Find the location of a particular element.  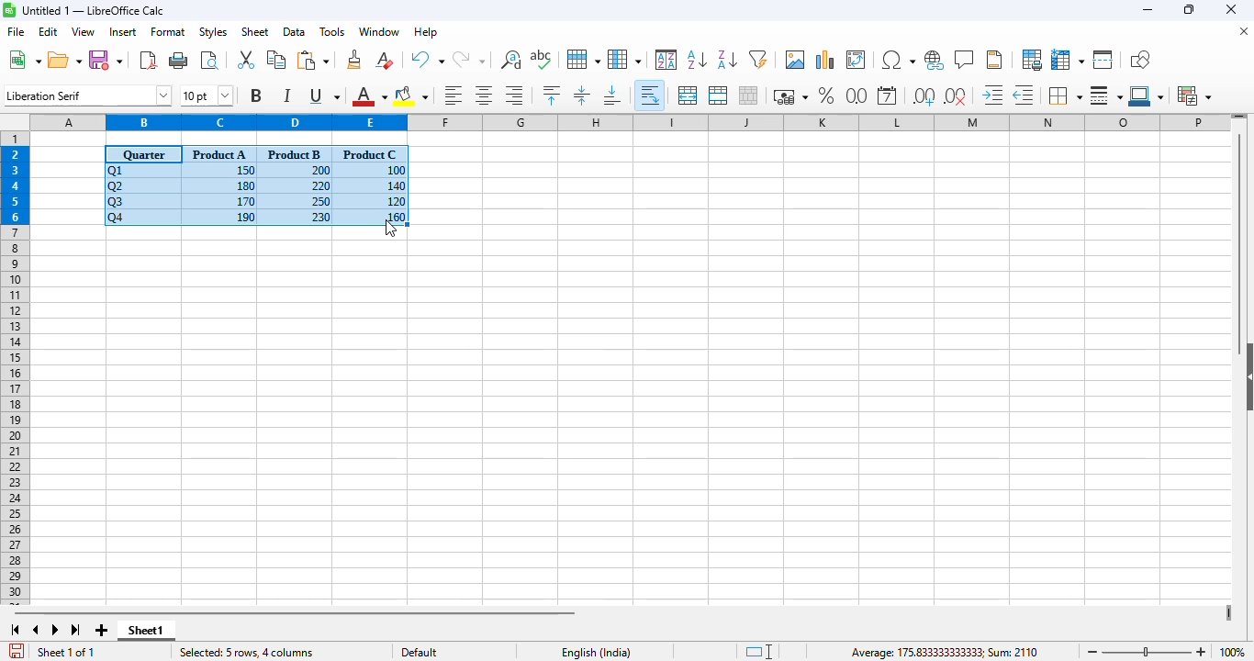

scroll to next sheet is located at coordinates (55, 630).